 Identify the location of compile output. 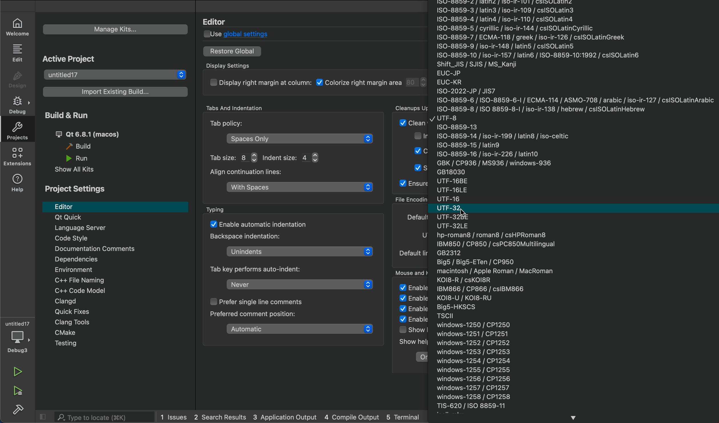
(353, 416).